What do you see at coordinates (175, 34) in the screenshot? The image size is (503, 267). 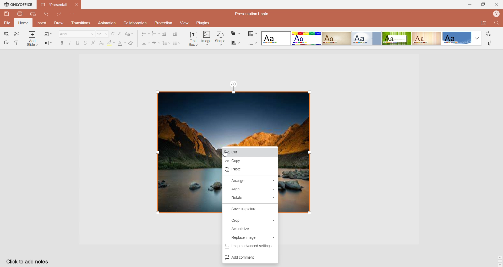 I see `Increase Indent` at bounding box center [175, 34].